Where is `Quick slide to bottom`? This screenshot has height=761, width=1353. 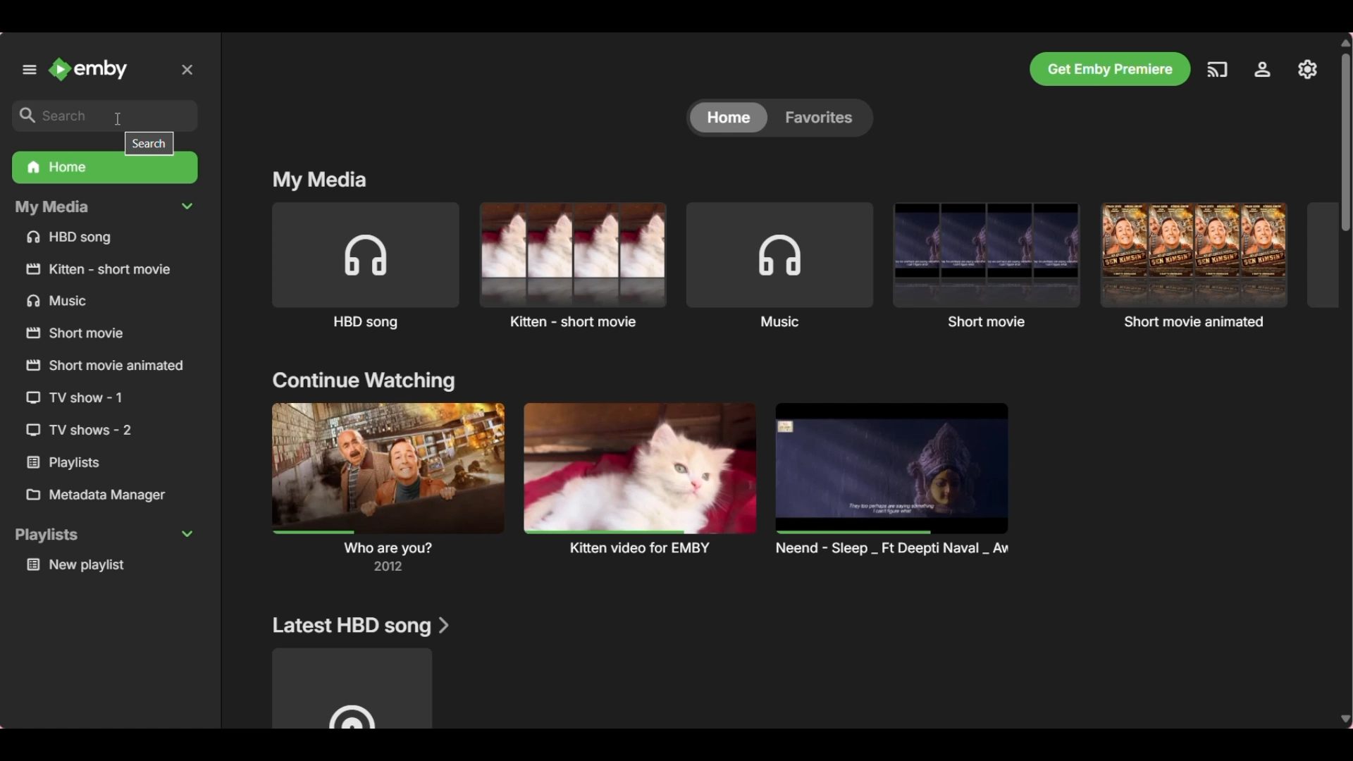 Quick slide to bottom is located at coordinates (1346, 720).